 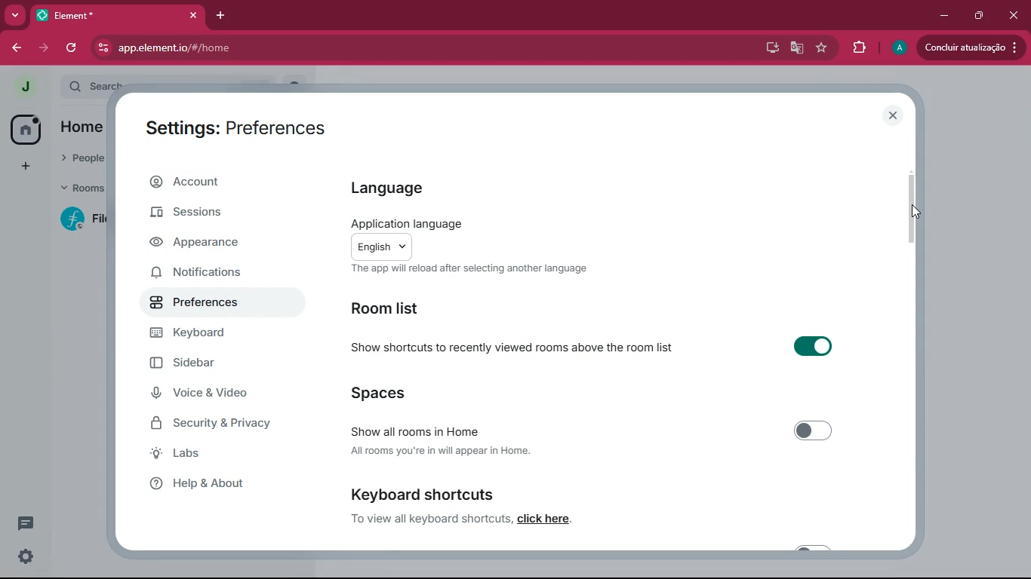 I want to click on Search, so click(x=191, y=84).